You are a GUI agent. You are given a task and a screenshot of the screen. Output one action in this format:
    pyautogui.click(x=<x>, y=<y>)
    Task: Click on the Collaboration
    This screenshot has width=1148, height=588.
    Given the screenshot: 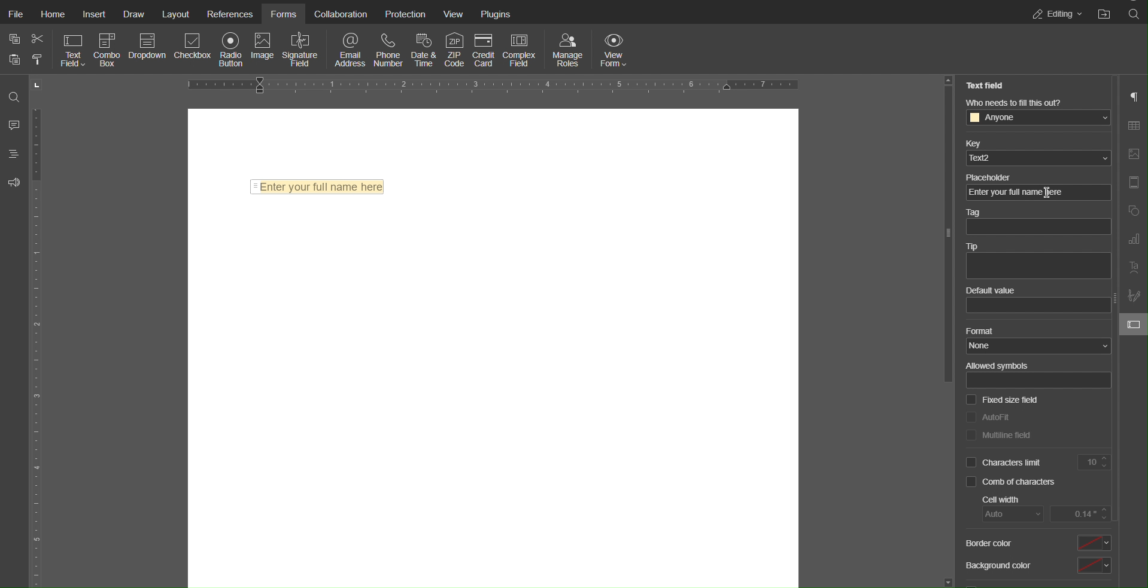 What is the action you would take?
    pyautogui.click(x=341, y=15)
    